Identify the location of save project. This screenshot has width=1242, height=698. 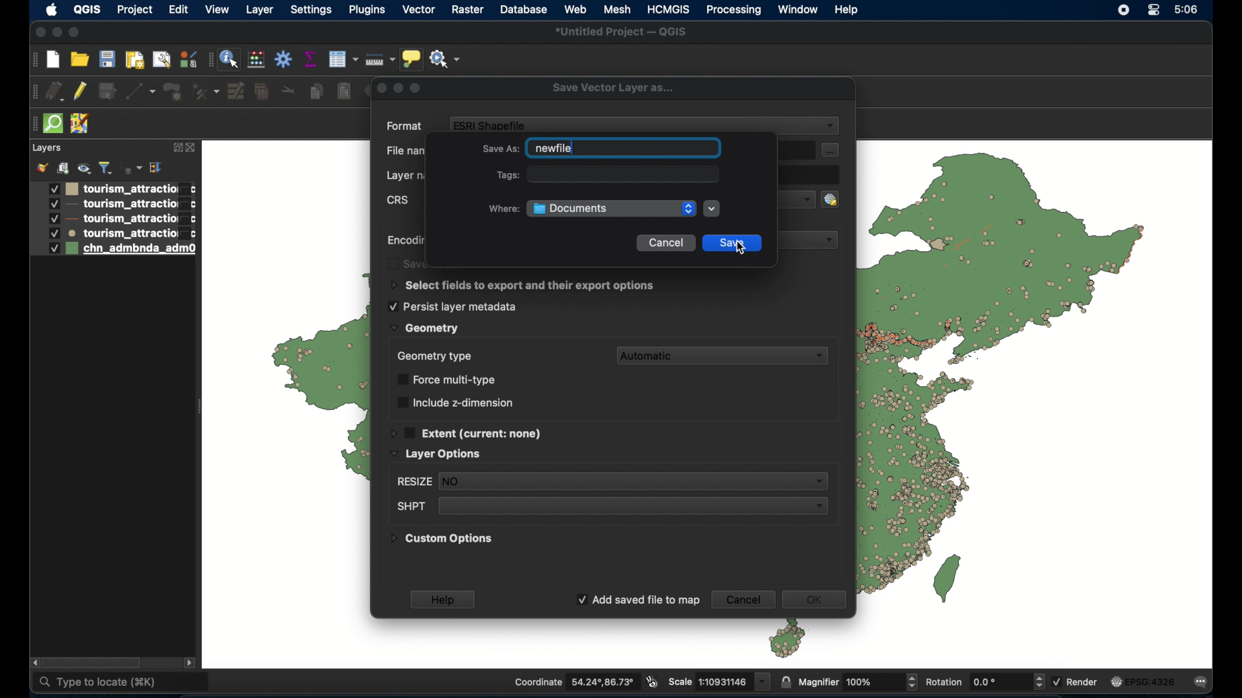
(107, 59).